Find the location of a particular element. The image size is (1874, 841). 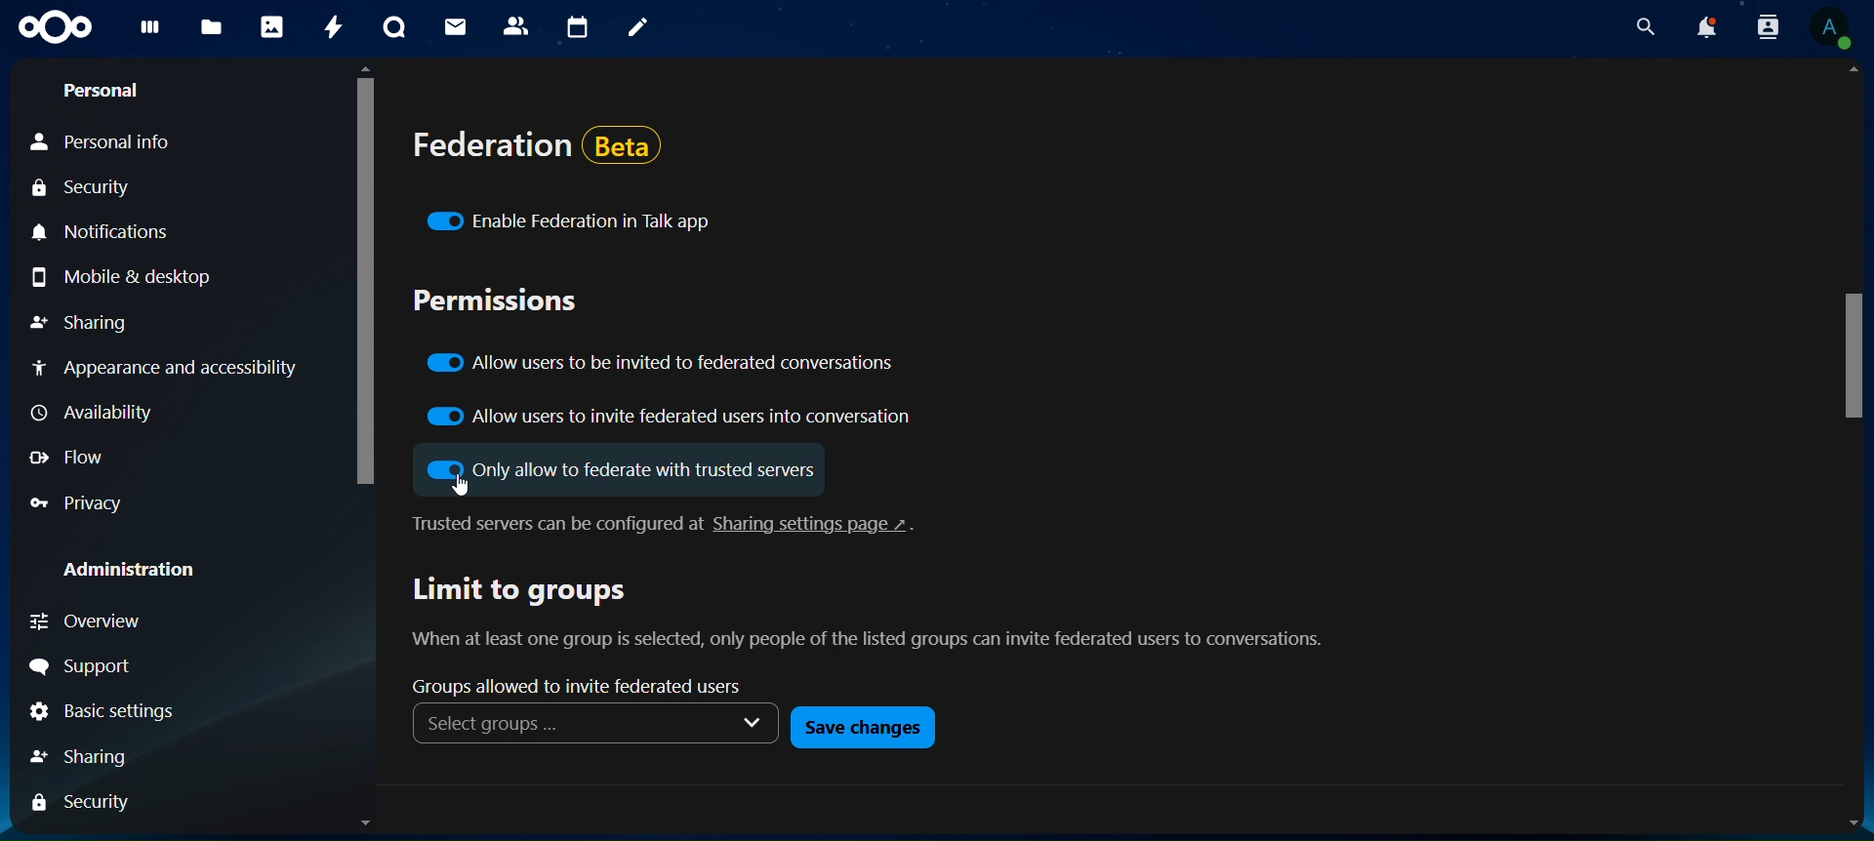

search is located at coordinates (1648, 27).